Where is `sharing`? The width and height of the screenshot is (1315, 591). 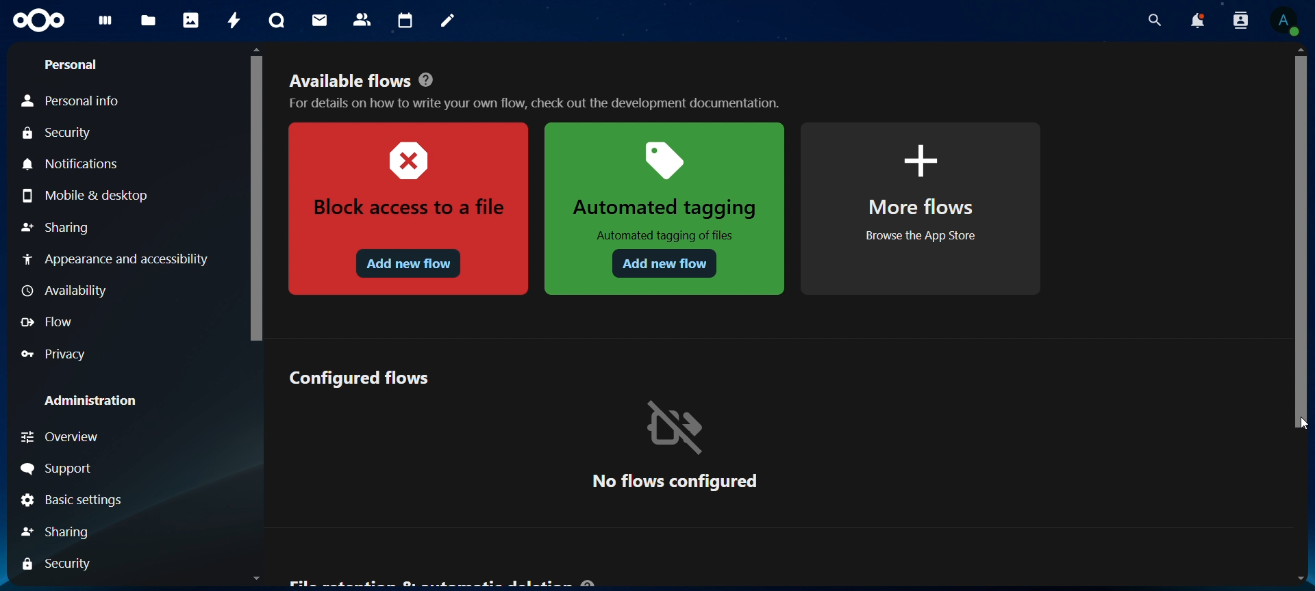 sharing is located at coordinates (55, 229).